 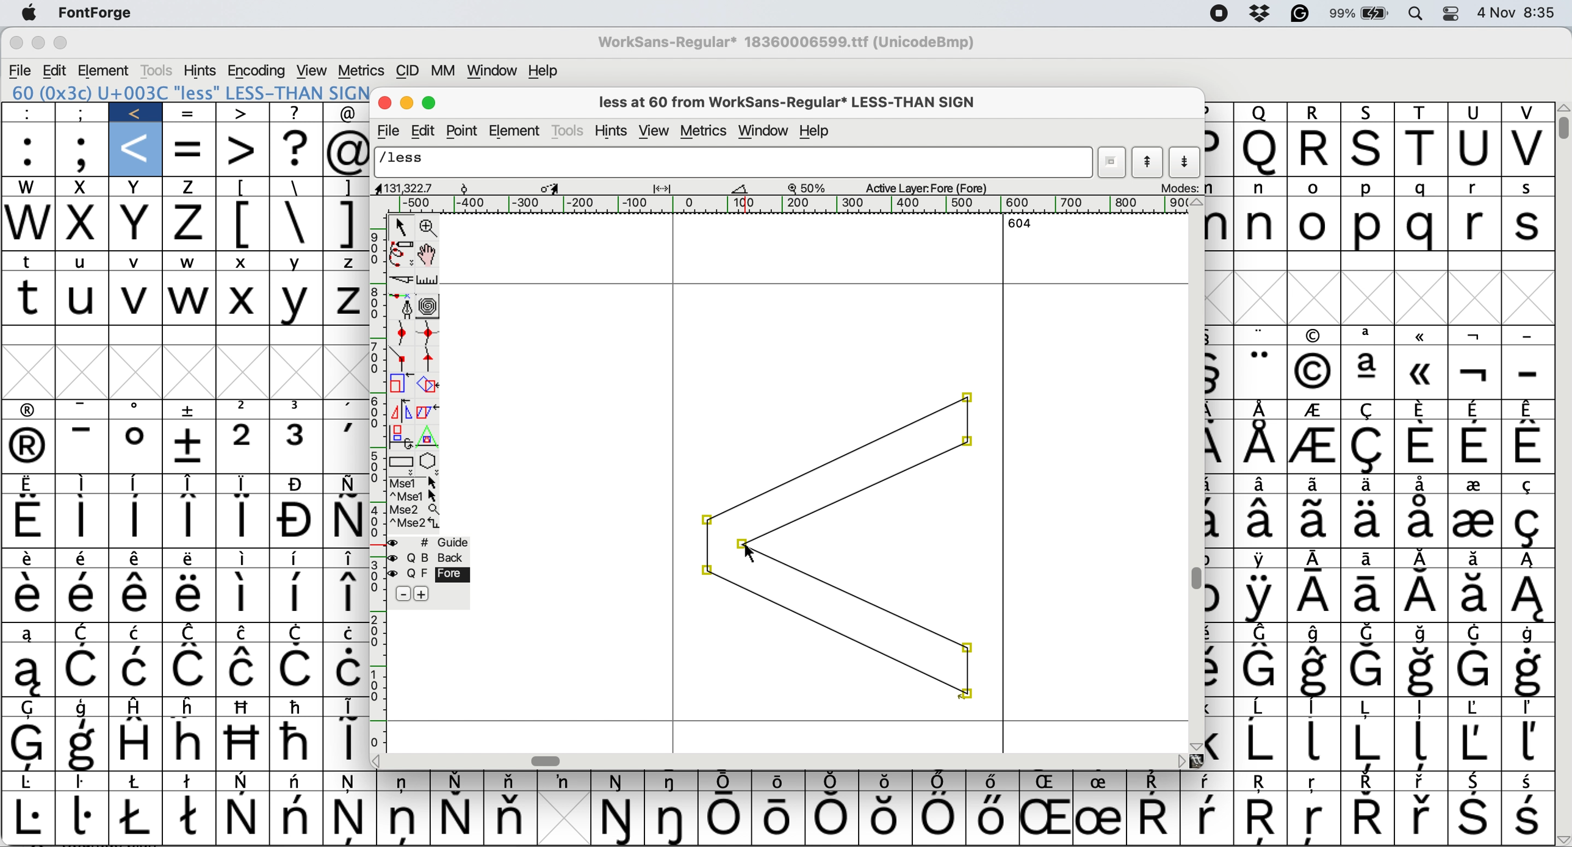 I want to click on 2, so click(x=244, y=447).